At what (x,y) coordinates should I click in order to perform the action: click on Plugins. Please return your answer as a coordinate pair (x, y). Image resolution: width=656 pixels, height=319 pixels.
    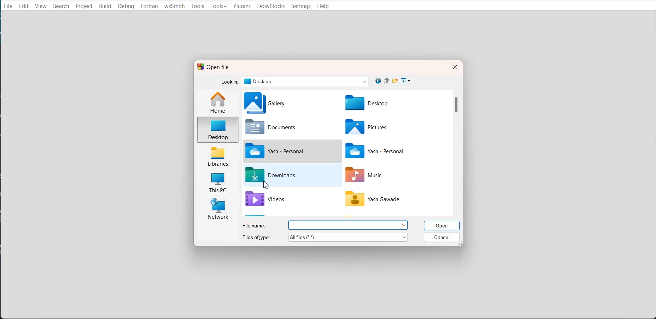
    Looking at the image, I should click on (242, 6).